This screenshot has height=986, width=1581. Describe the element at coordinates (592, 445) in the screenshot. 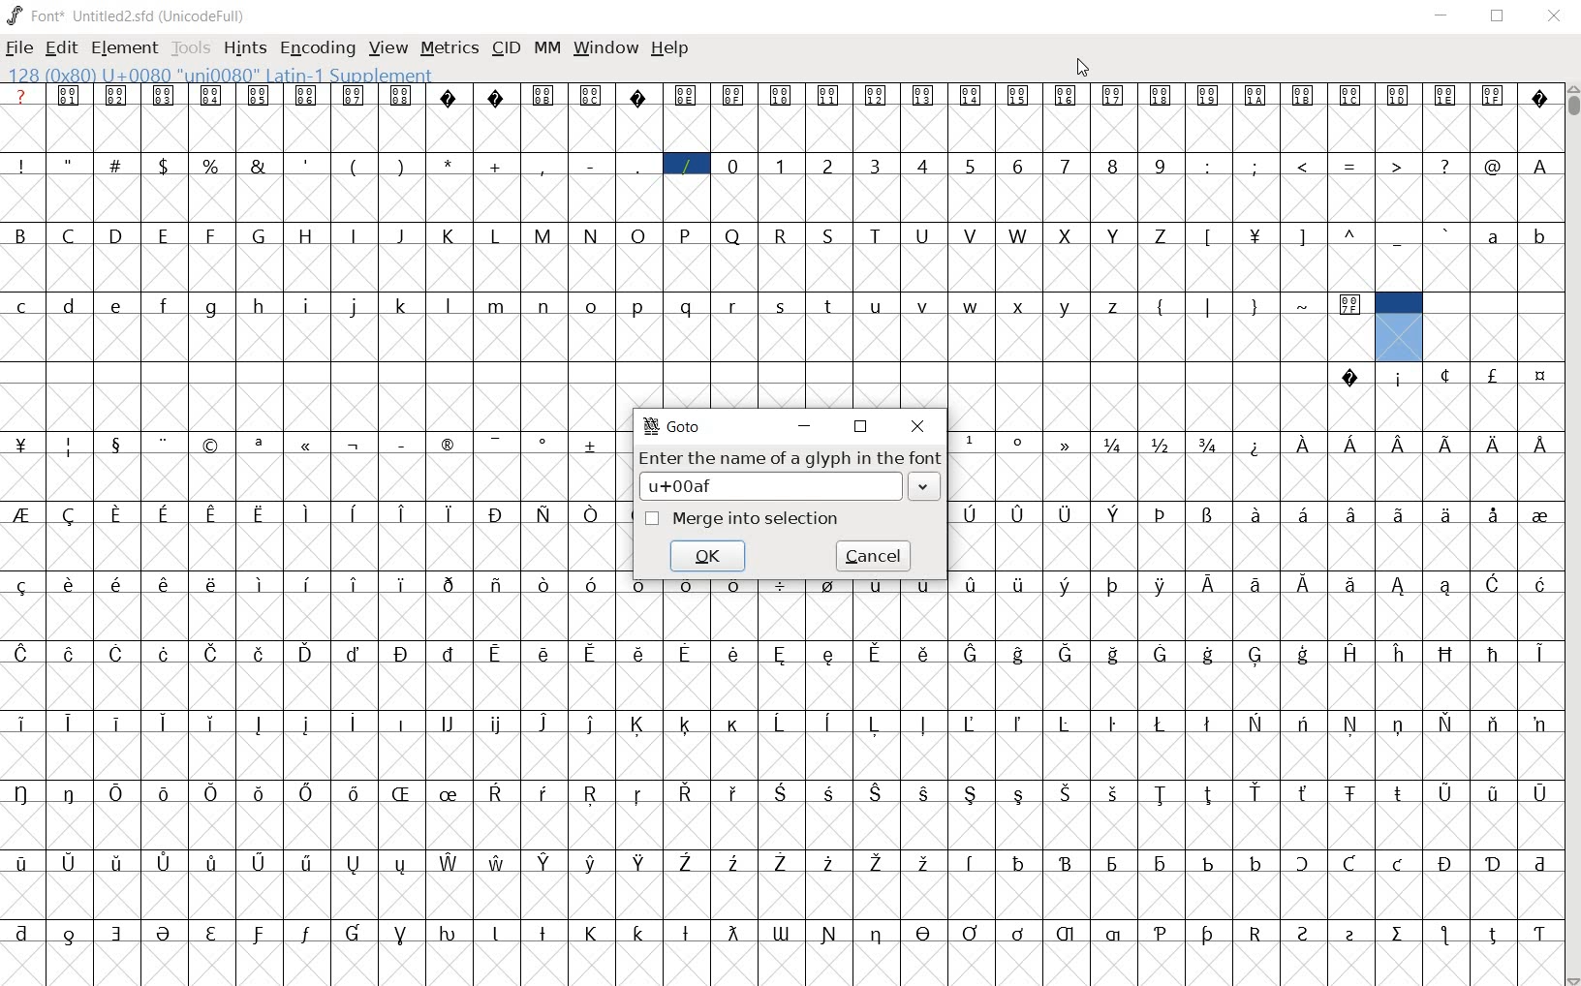

I see `Symbol` at that location.